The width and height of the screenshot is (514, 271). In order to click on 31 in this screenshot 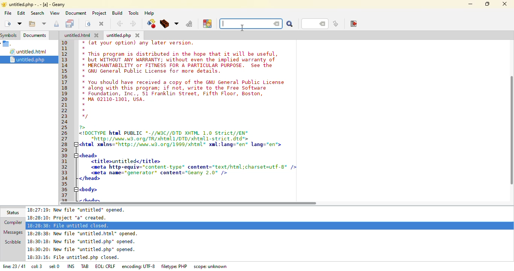, I will do `click(66, 161)`.